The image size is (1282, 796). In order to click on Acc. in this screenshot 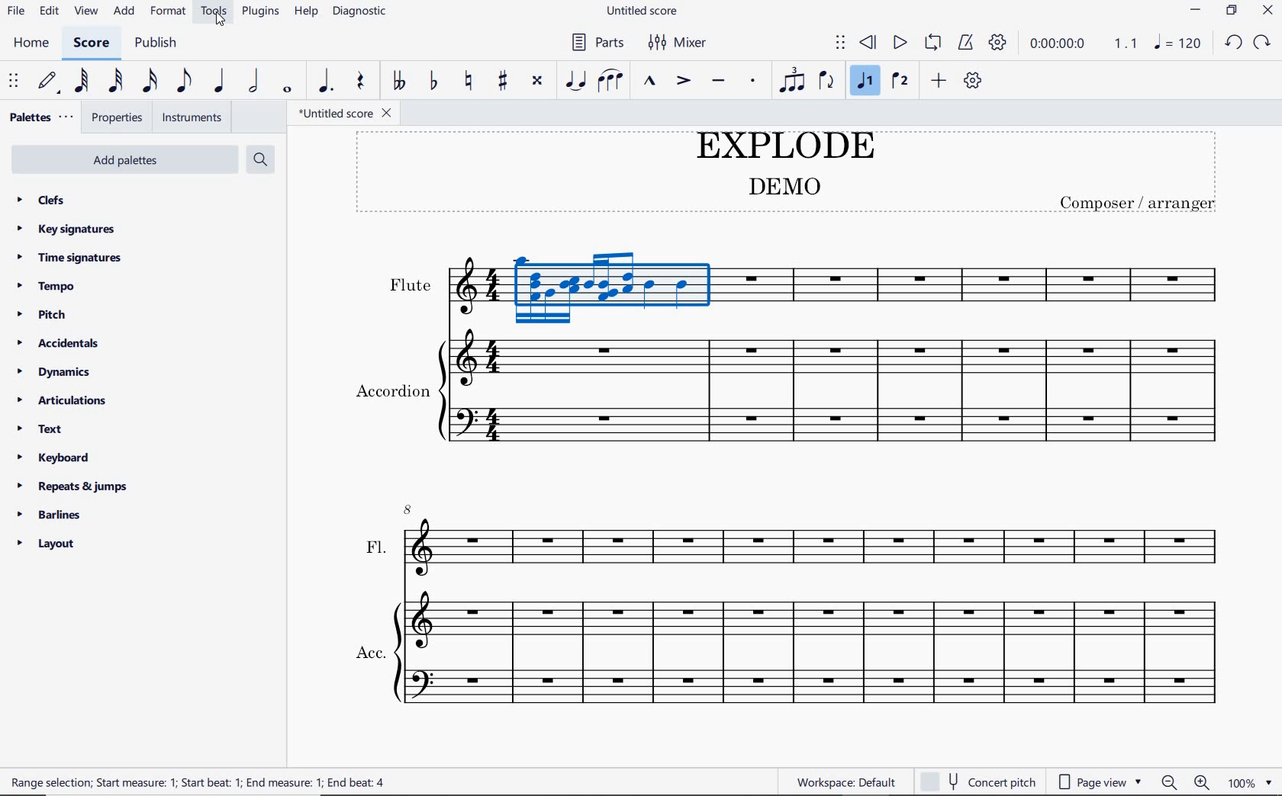, I will do `click(791, 654)`.